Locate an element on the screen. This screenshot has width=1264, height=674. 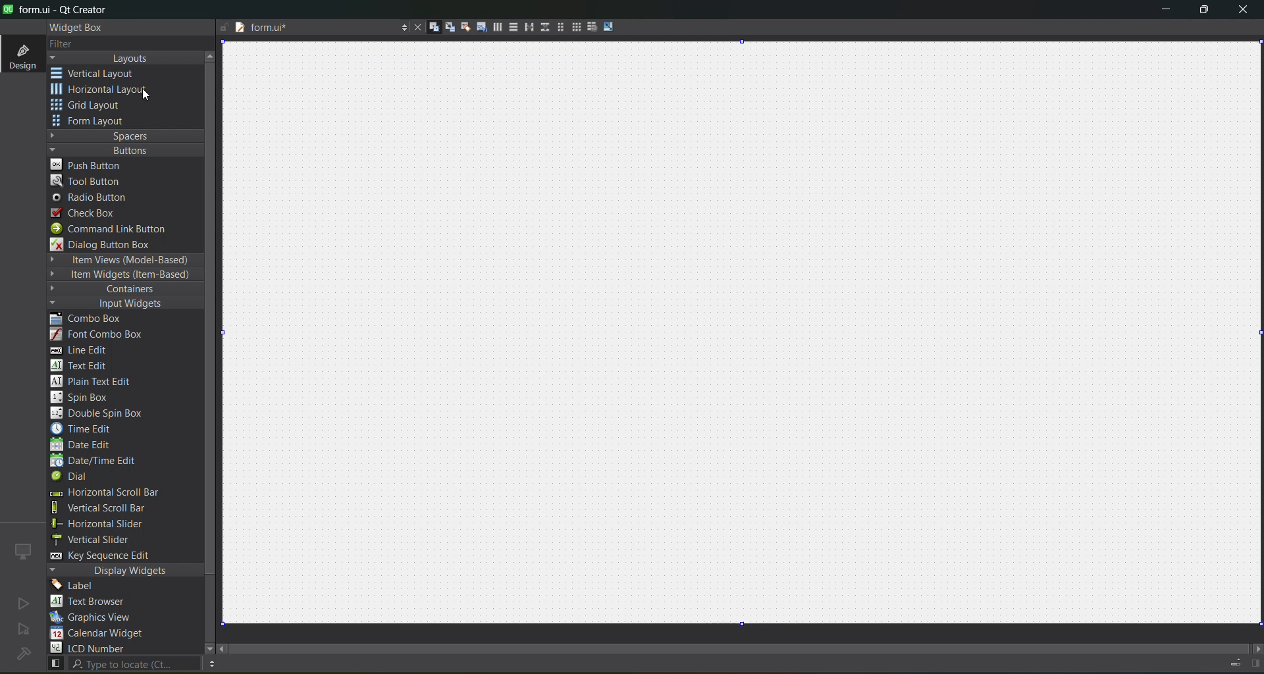
move right is located at coordinates (1256, 650).